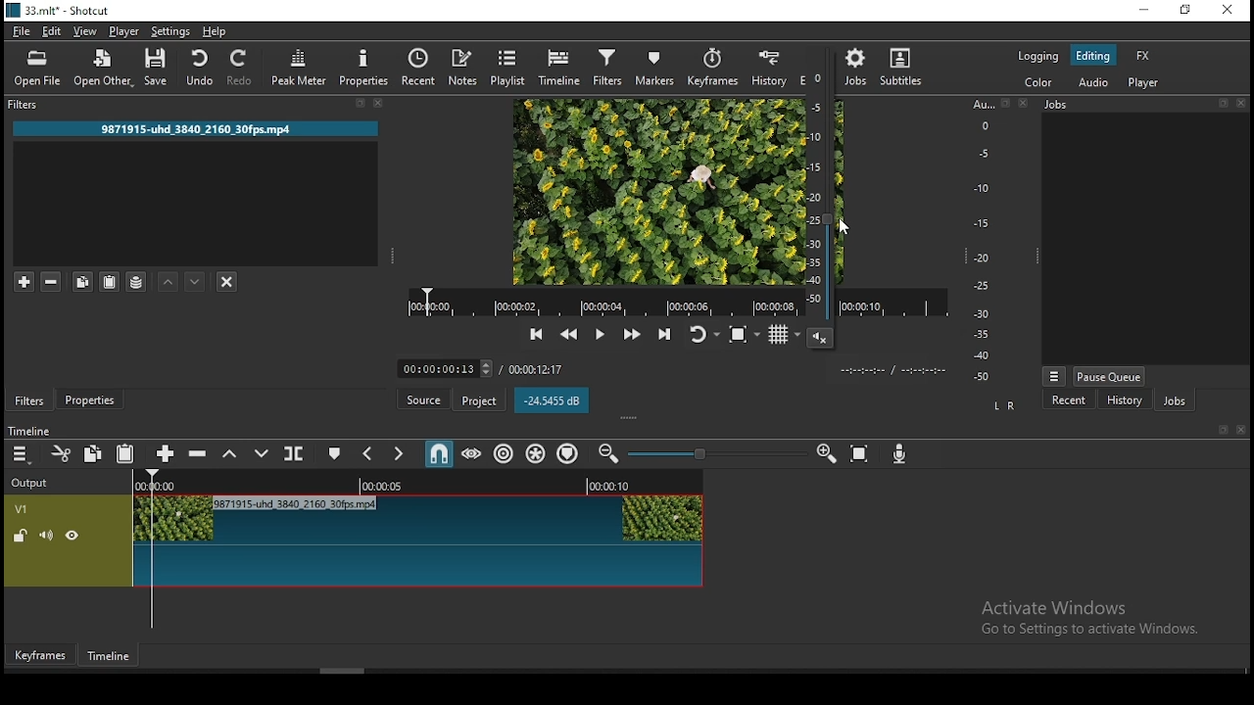 The height and width of the screenshot is (705, 1254). What do you see at coordinates (608, 69) in the screenshot?
I see `filters` at bounding box center [608, 69].